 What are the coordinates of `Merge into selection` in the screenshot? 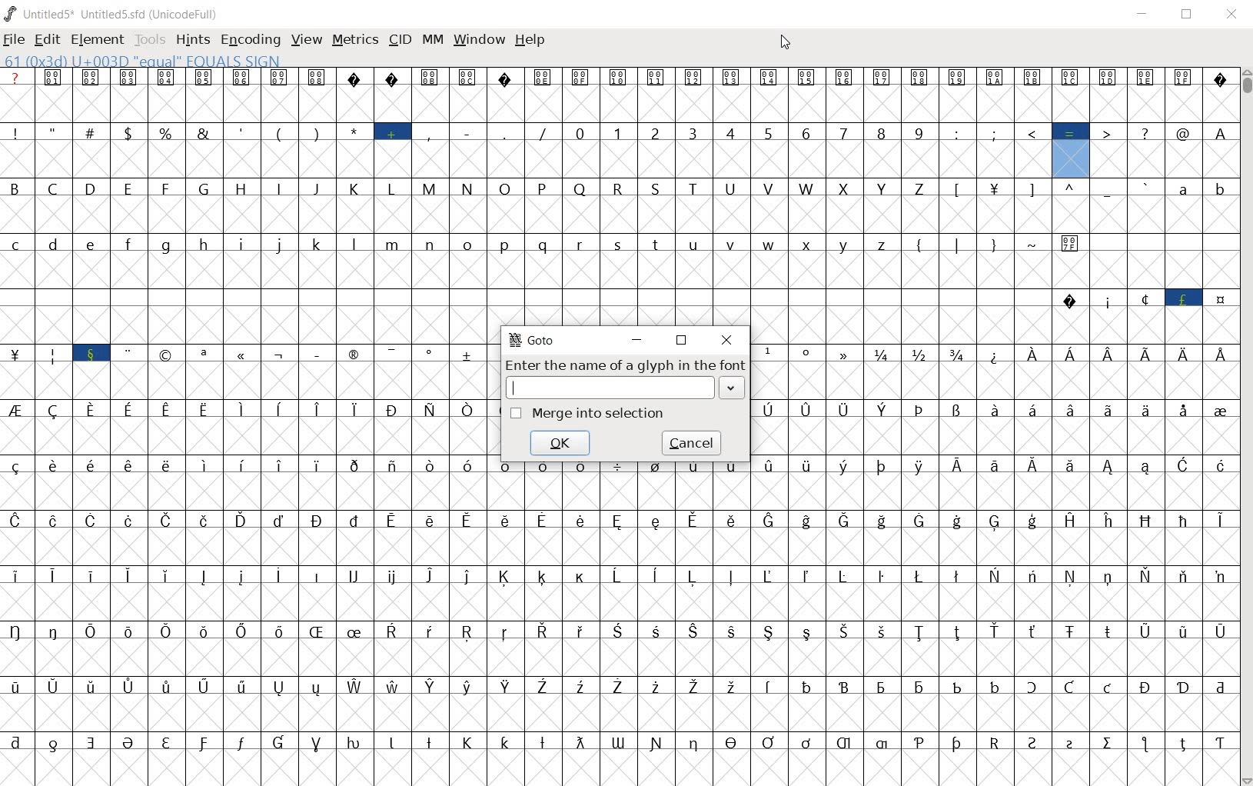 It's located at (586, 414).